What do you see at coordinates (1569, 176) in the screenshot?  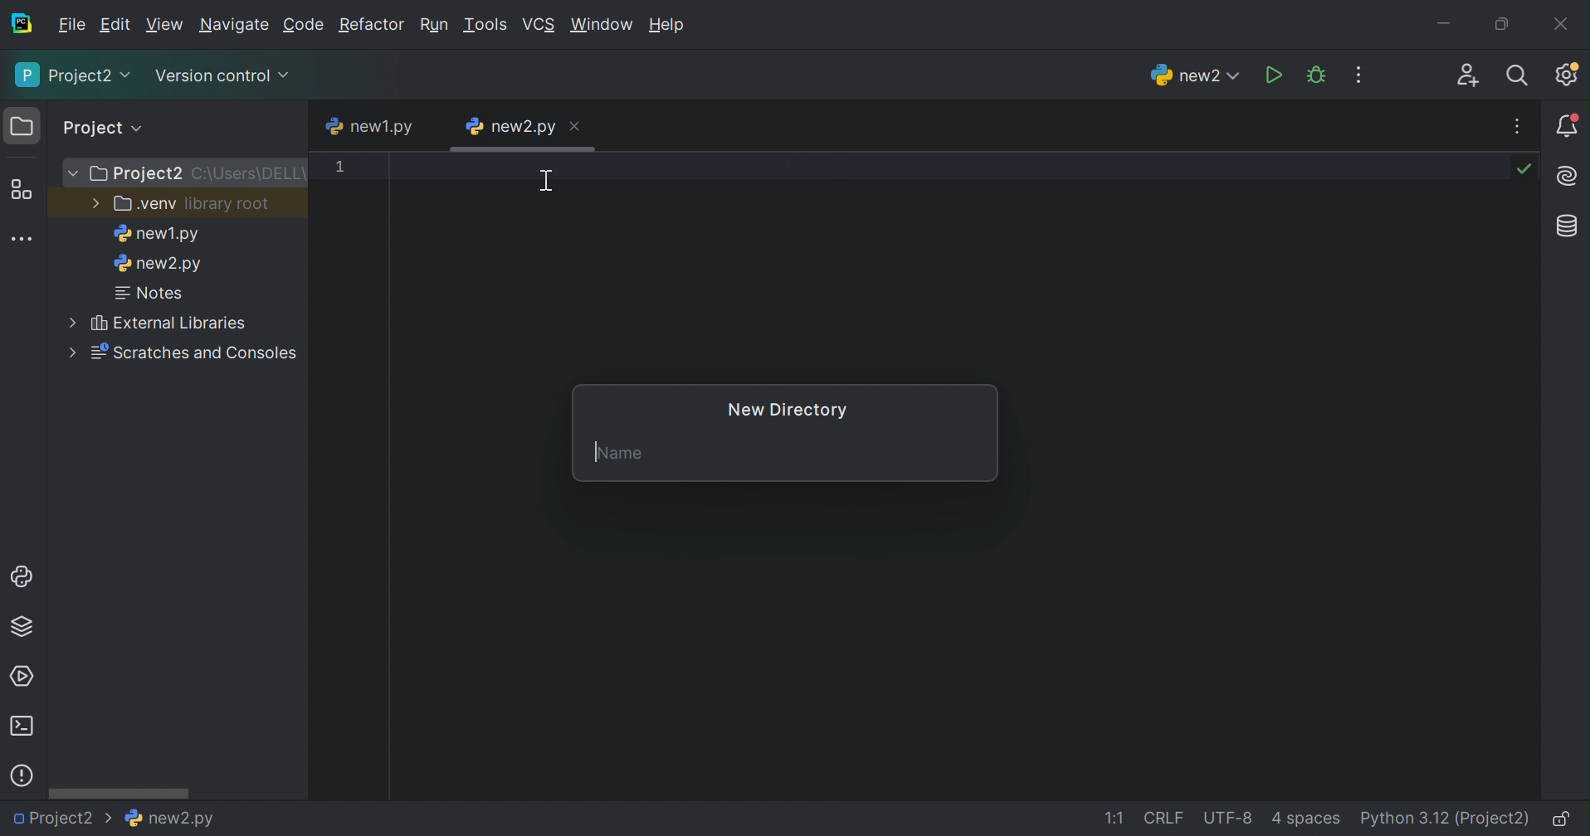 I see `AI Assistant` at bounding box center [1569, 176].